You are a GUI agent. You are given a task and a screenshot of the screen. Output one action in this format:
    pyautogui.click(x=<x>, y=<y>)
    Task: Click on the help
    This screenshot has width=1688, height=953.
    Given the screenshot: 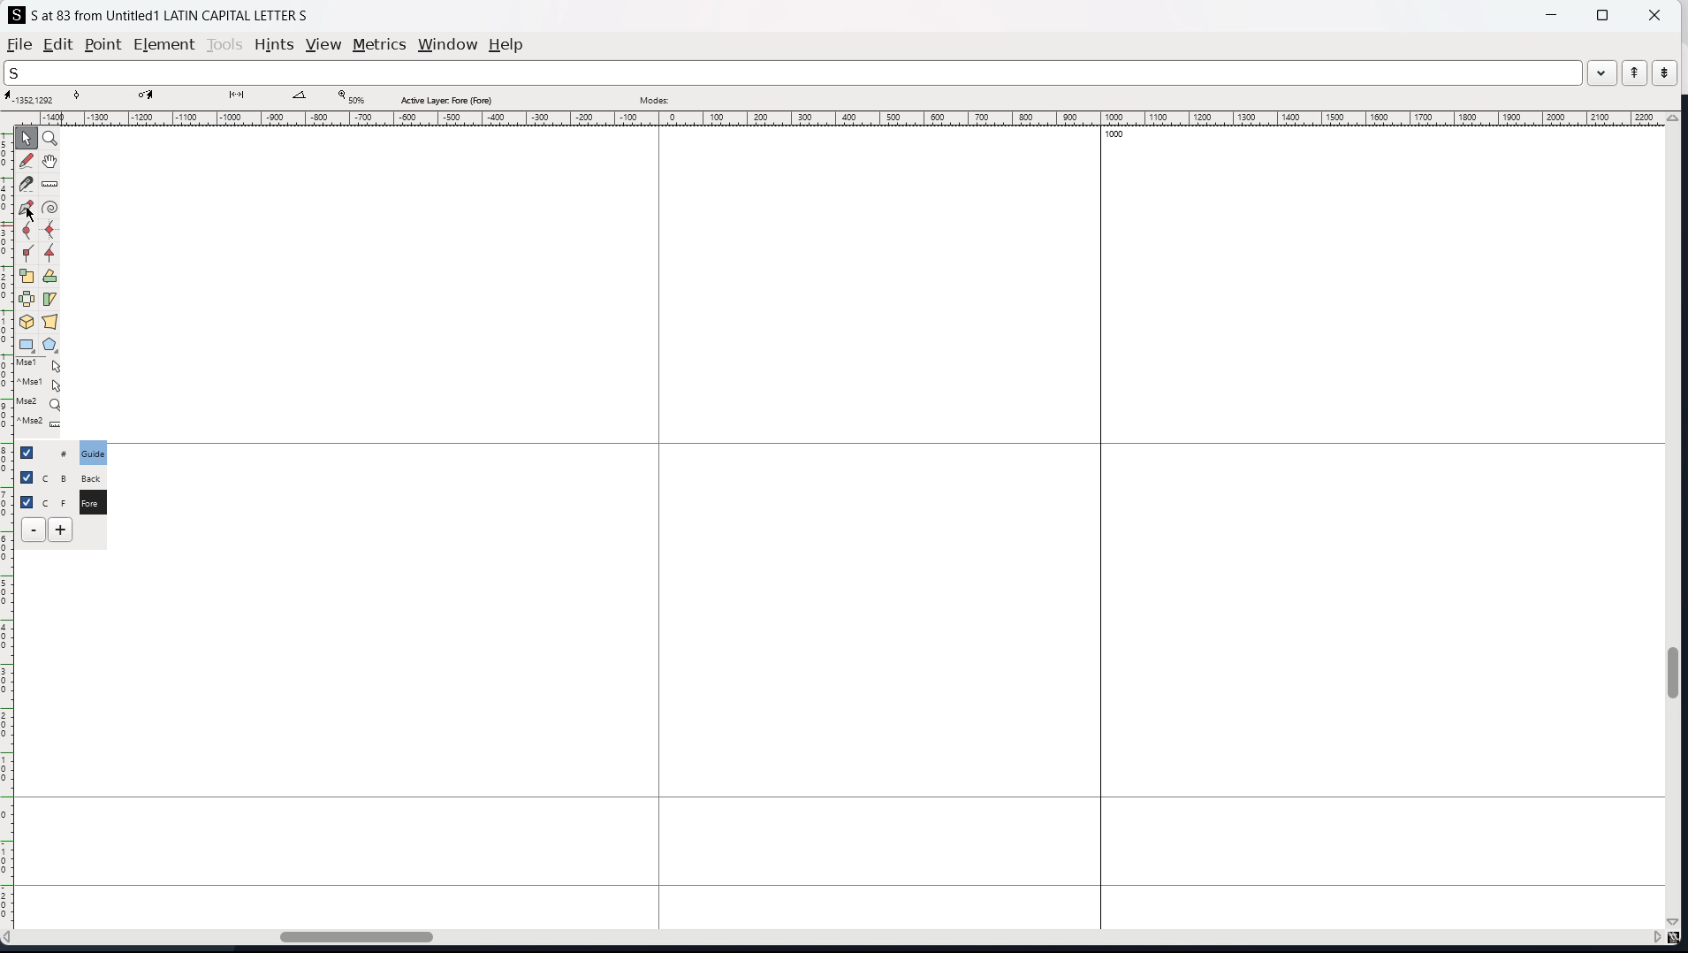 What is the action you would take?
    pyautogui.click(x=506, y=45)
    